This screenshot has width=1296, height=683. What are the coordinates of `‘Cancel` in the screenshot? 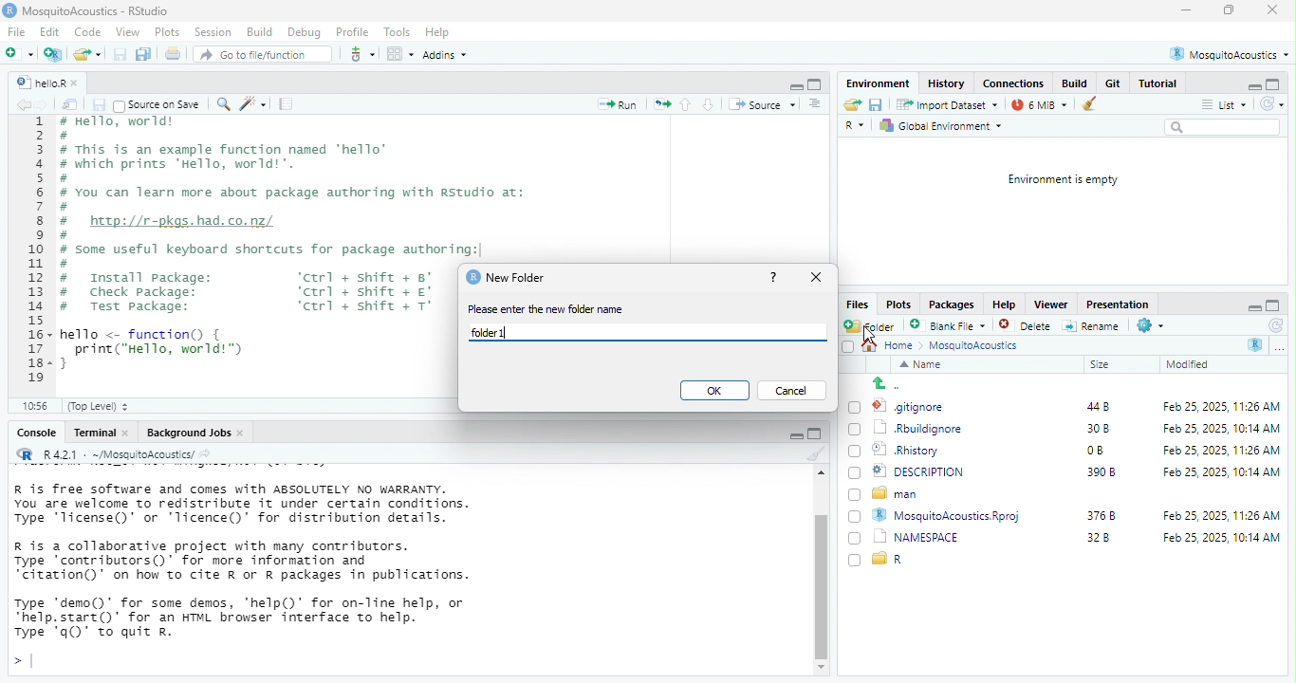 It's located at (790, 390).